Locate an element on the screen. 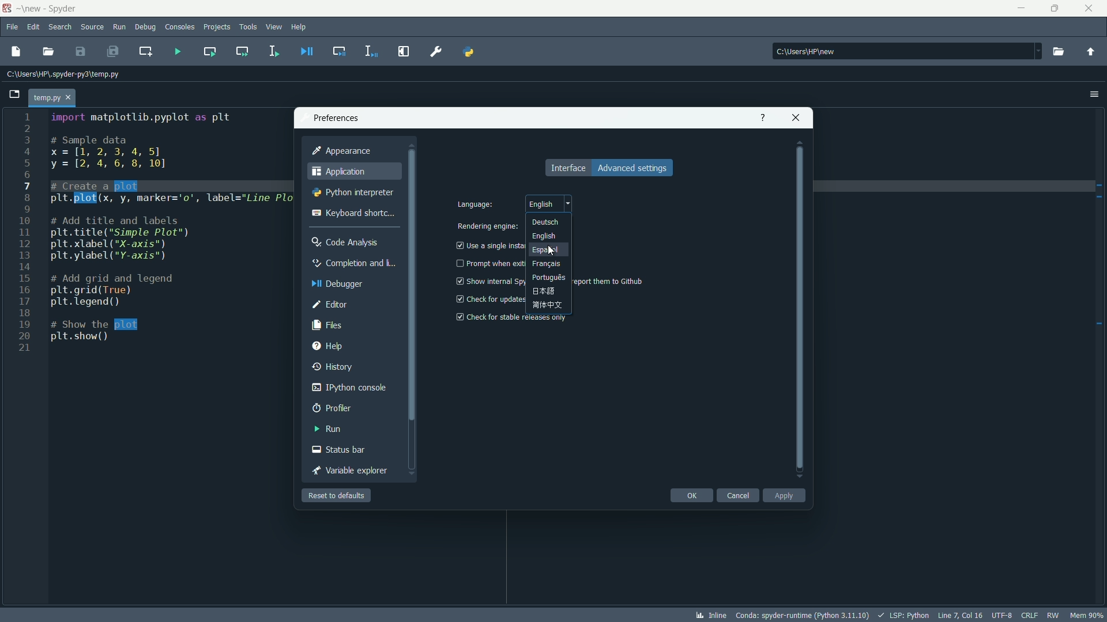  dropdown toggle is located at coordinates (1036, 51).